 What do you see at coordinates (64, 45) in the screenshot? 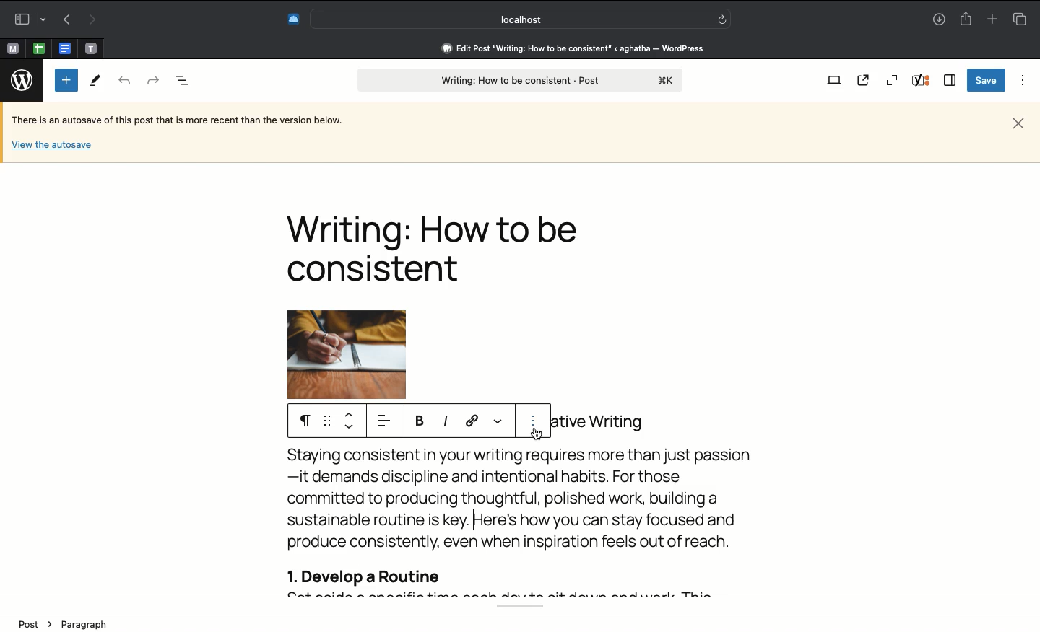
I see `pinned tab, google docs` at bounding box center [64, 45].